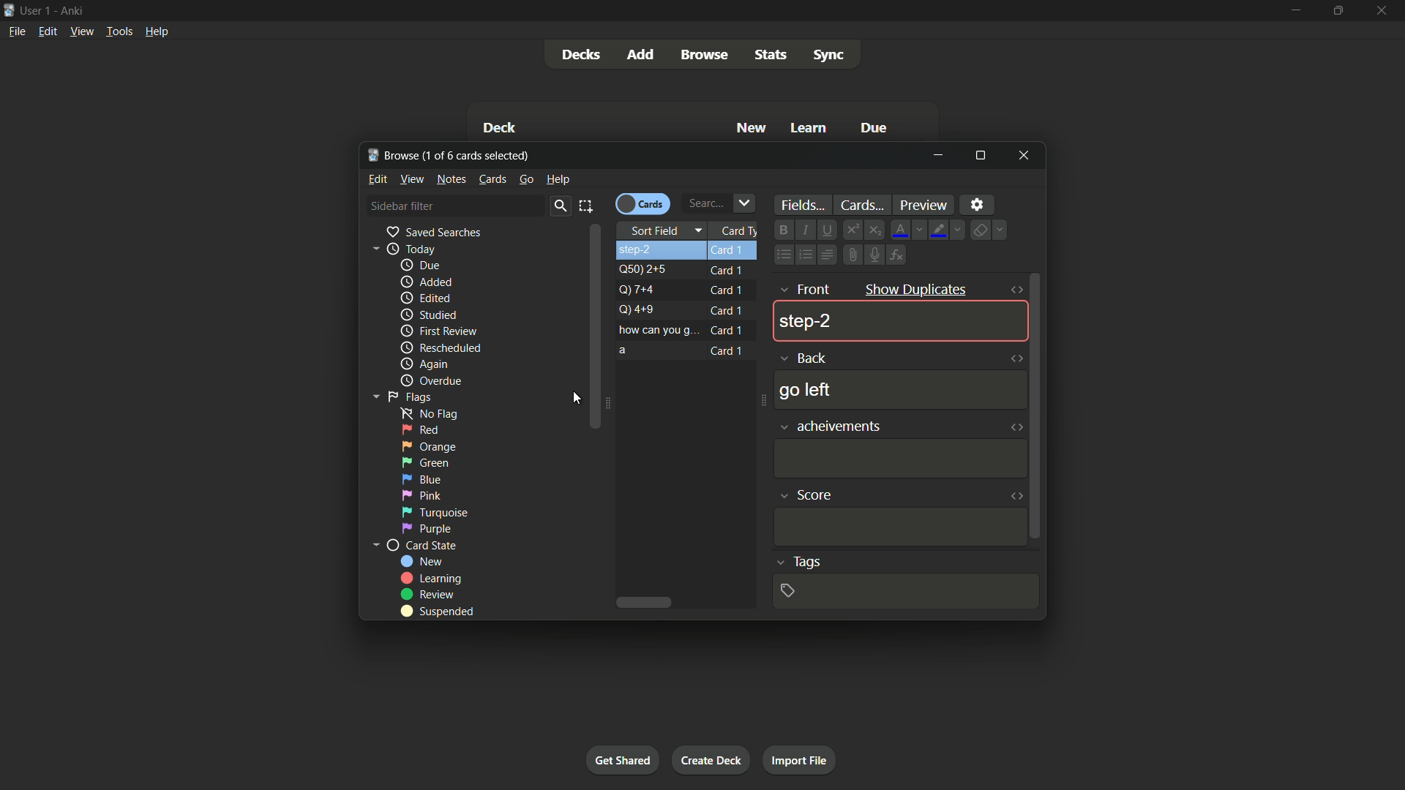 Image resolution: width=1405 pixels, height=790 pixels. I want to click on Rescheduled, so click(440, 348).